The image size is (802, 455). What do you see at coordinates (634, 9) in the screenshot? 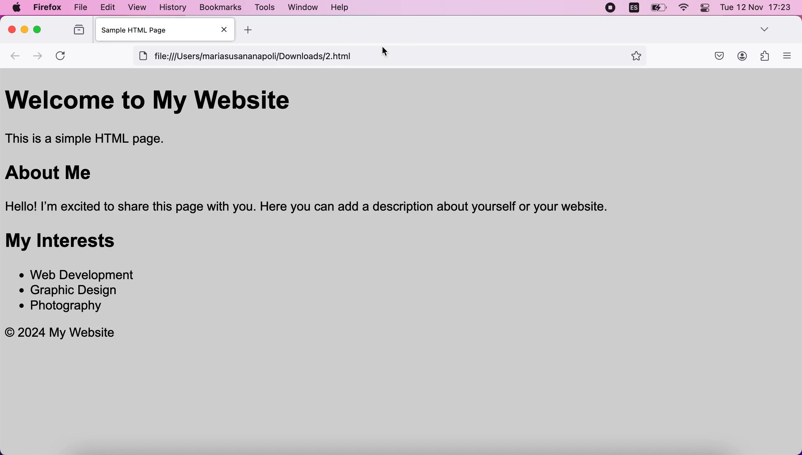
I see `language` at bounding box center [634, 9].